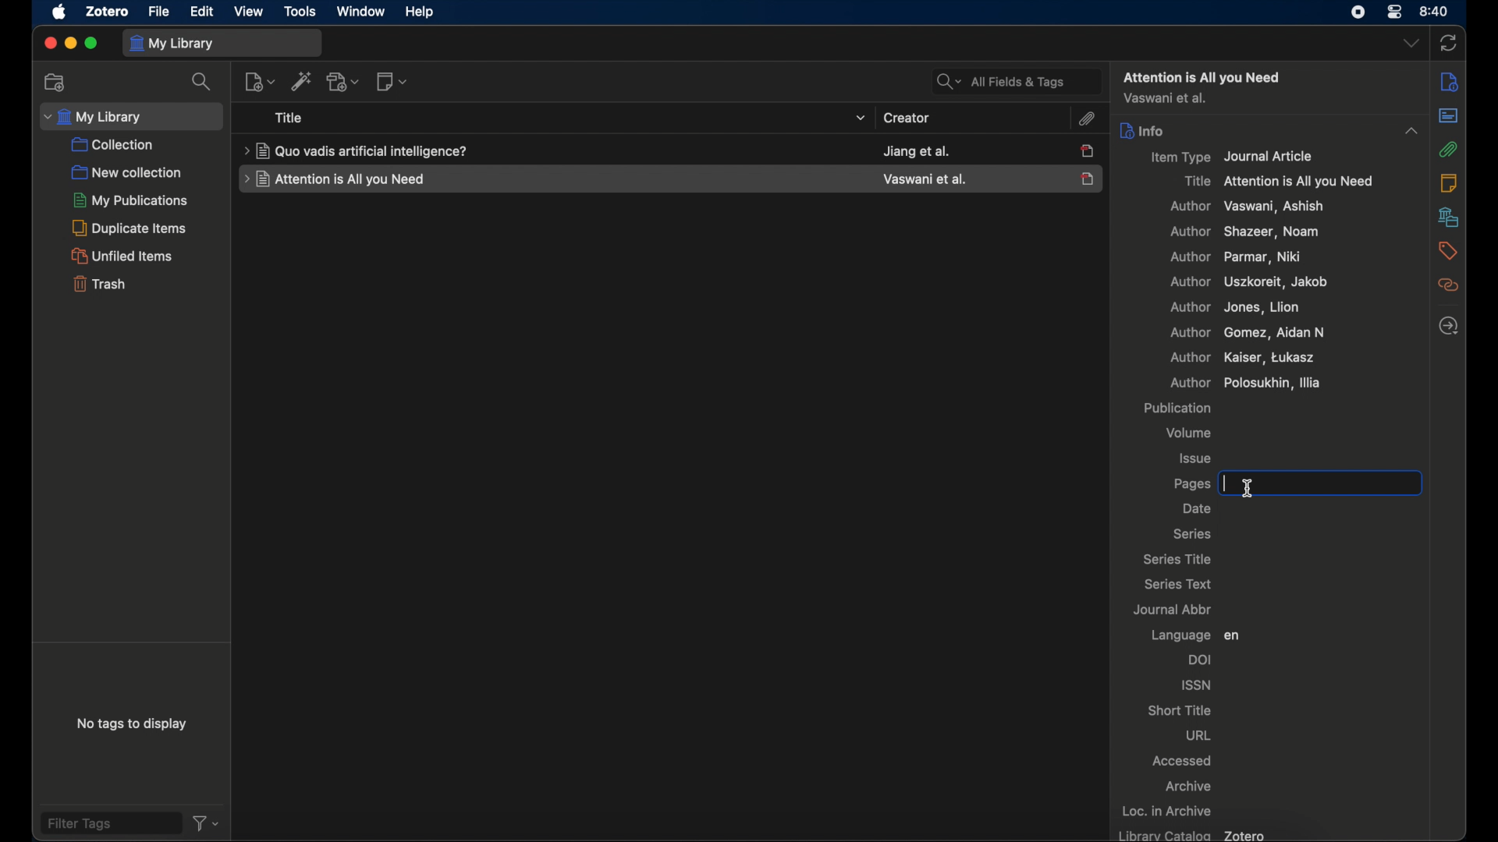  What do you see at coordinates (1237, 308) in the screenshot?
I see `author jones, lion` at bounding box center [1237, 308].